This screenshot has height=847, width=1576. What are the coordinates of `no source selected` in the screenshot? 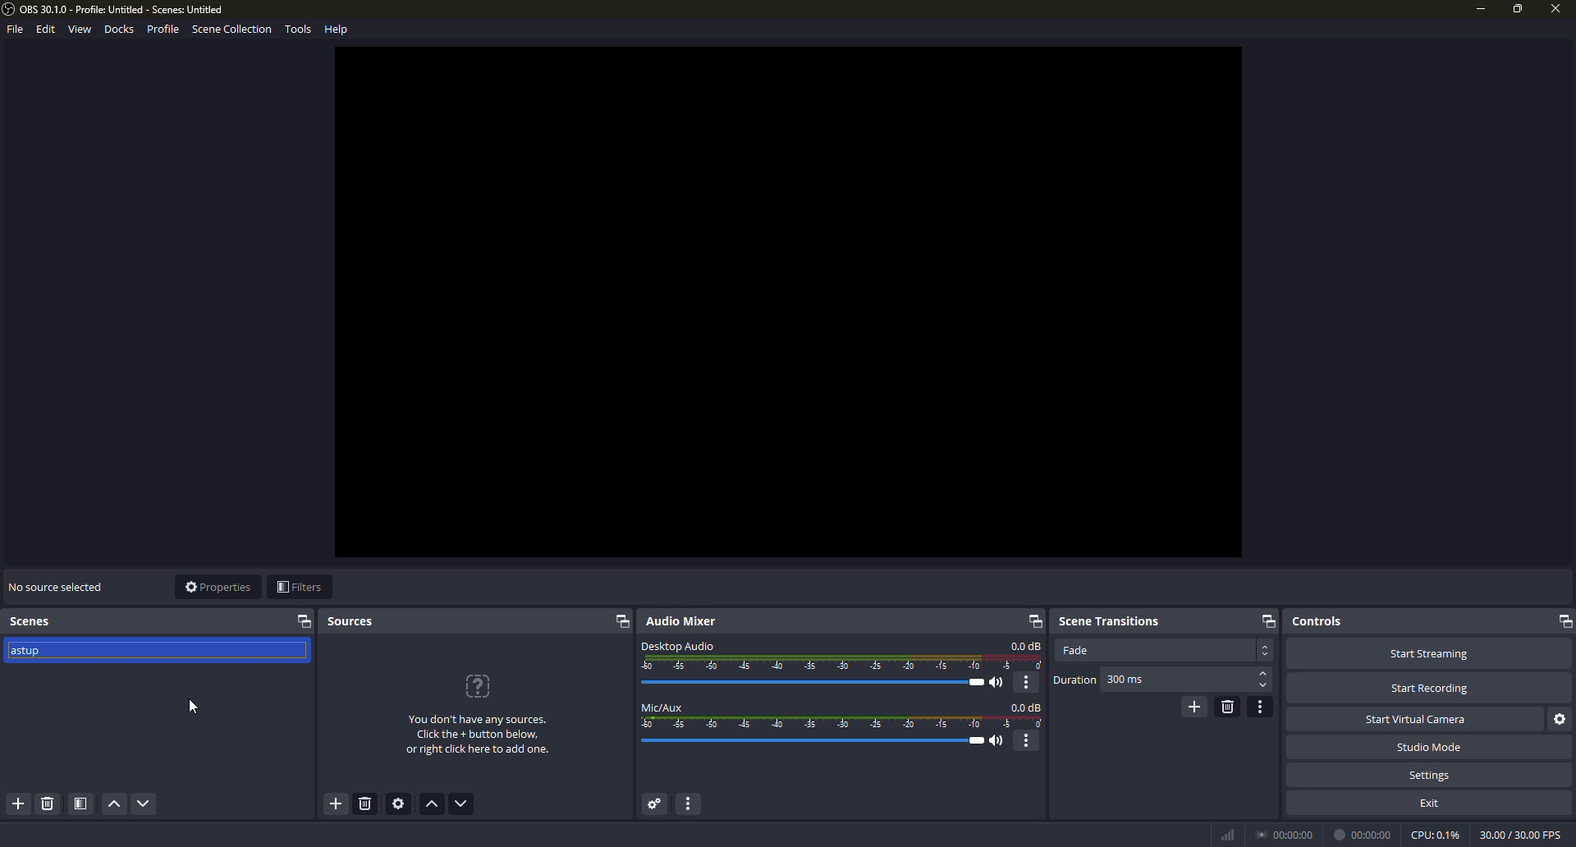 It's located at (55, 585).